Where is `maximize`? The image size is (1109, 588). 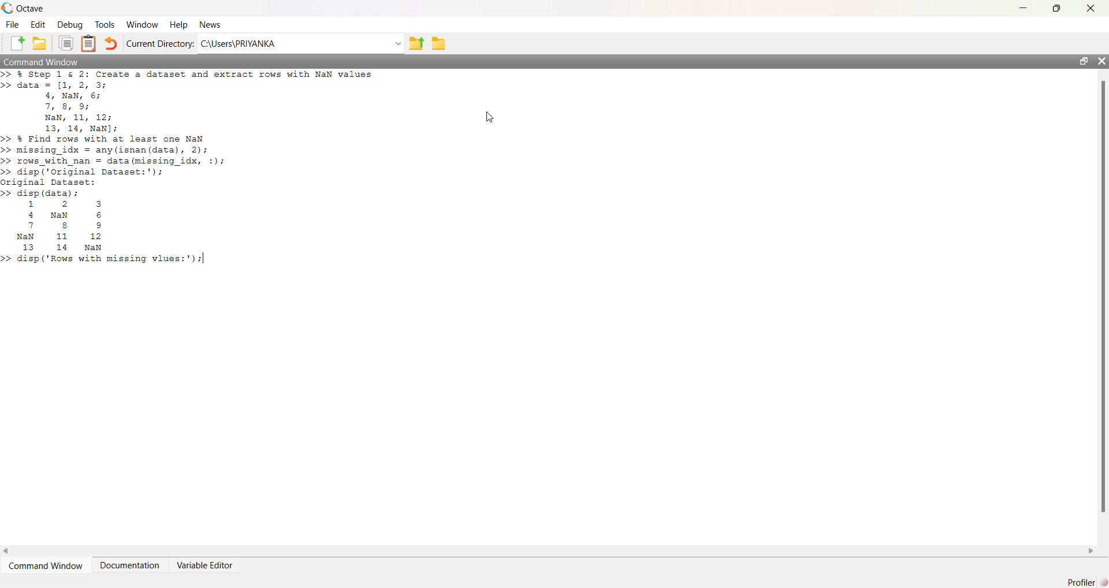
maximize is located at coordinates (1083, 61).